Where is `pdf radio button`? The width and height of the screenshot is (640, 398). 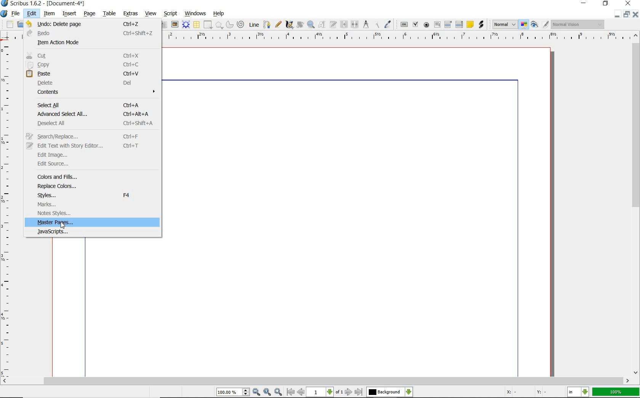
pdf radio button is located at coordinates (426, 25).